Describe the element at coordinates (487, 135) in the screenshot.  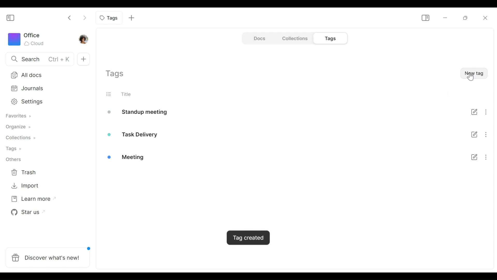
I see `More options` at that location.